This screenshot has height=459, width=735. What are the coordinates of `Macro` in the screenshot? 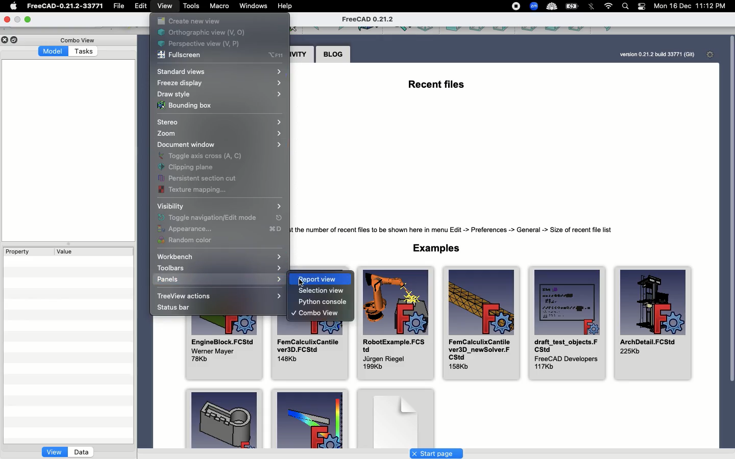 It's located at (218, 8).